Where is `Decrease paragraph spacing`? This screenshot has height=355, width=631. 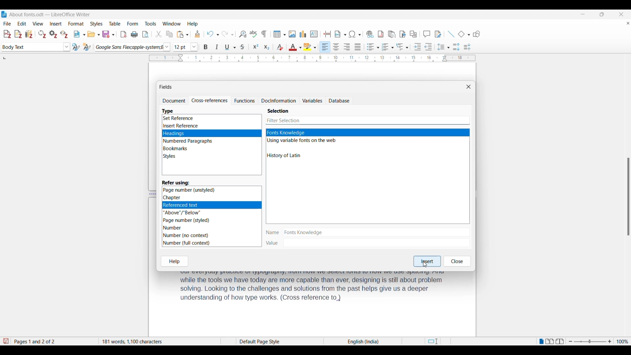
Decrease paragraph spacing is located at coordinates (467, 47).